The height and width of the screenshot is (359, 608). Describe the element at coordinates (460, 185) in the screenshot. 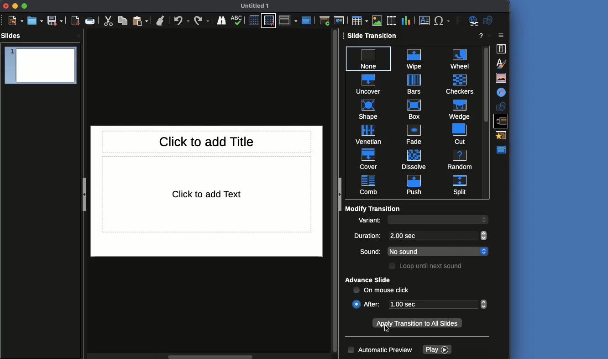

I see `split` at that location.